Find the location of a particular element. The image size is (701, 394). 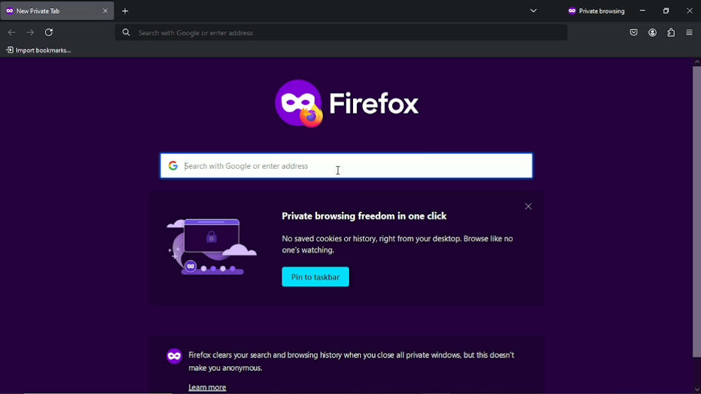

list all tabs is located at coordinates (534, 10).